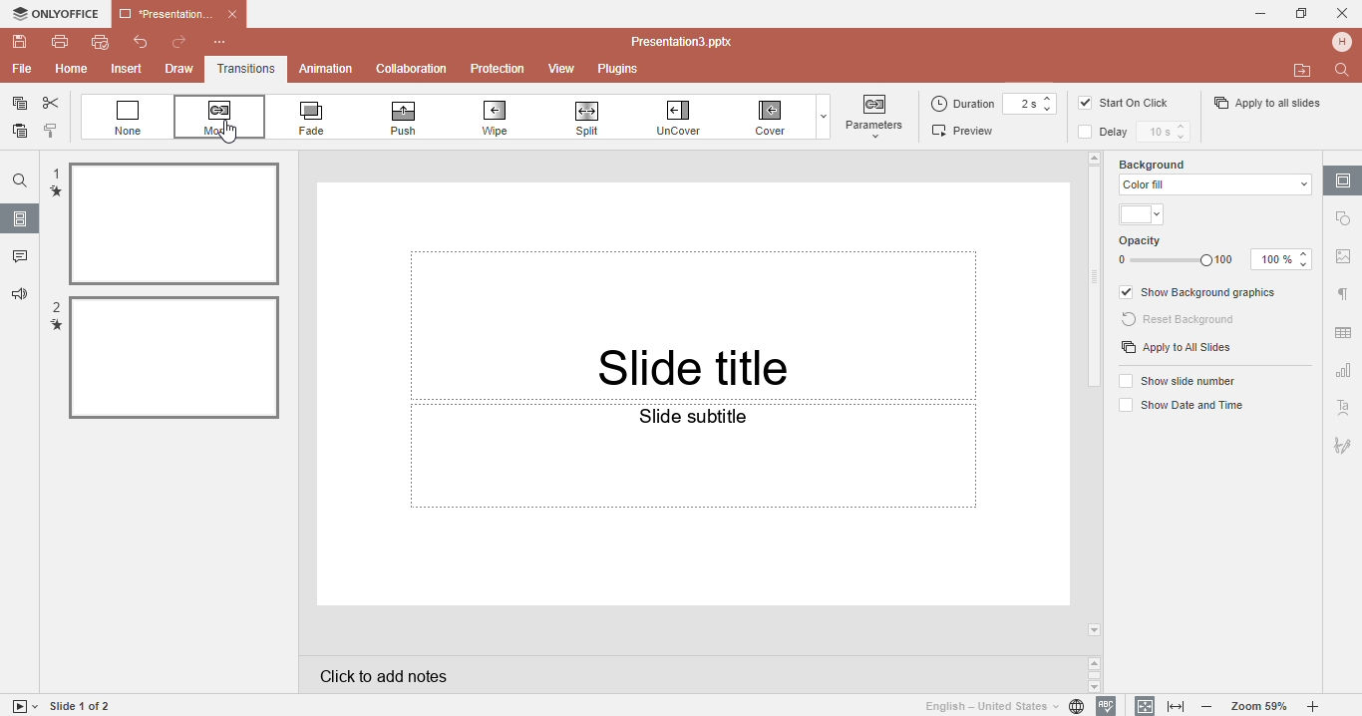 This screenshot has height=716, width=1362. What do you see at coordinates (52, 133) in the screenshot?
I see `Copy style` at bounding box center [52, 133].